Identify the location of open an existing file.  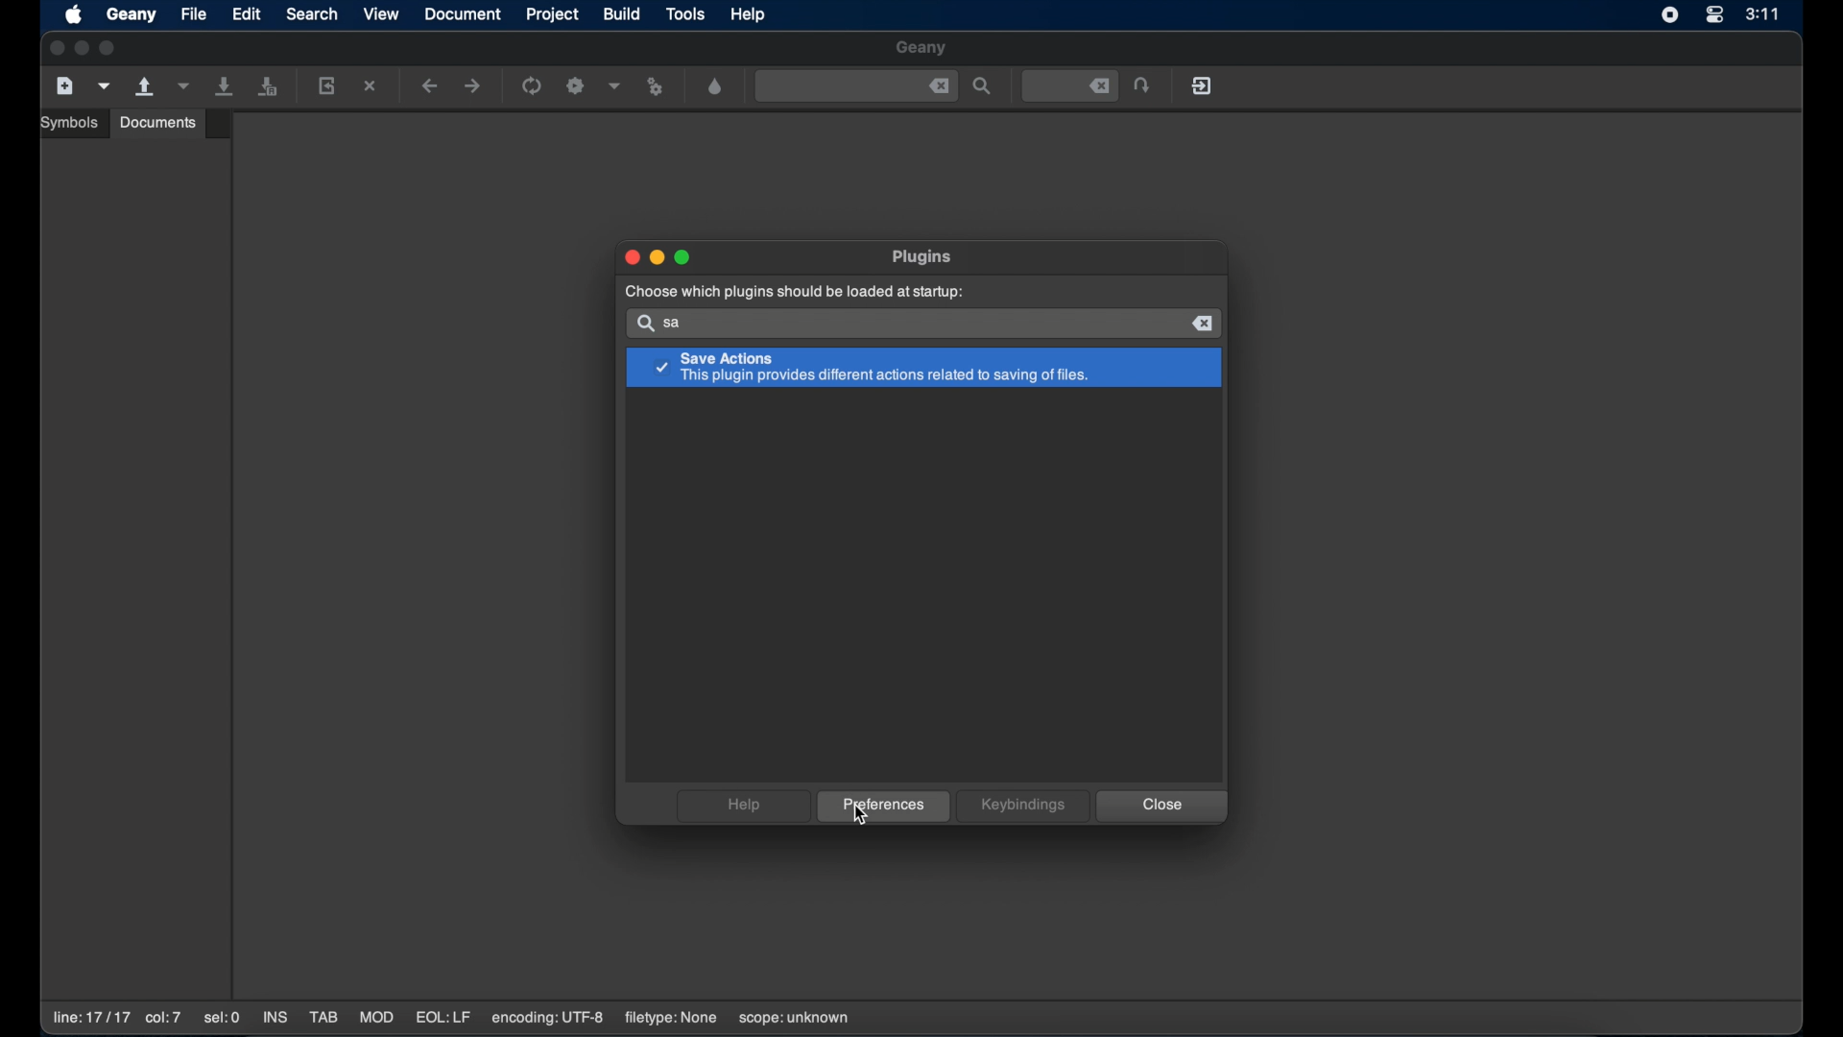
(146, 87).